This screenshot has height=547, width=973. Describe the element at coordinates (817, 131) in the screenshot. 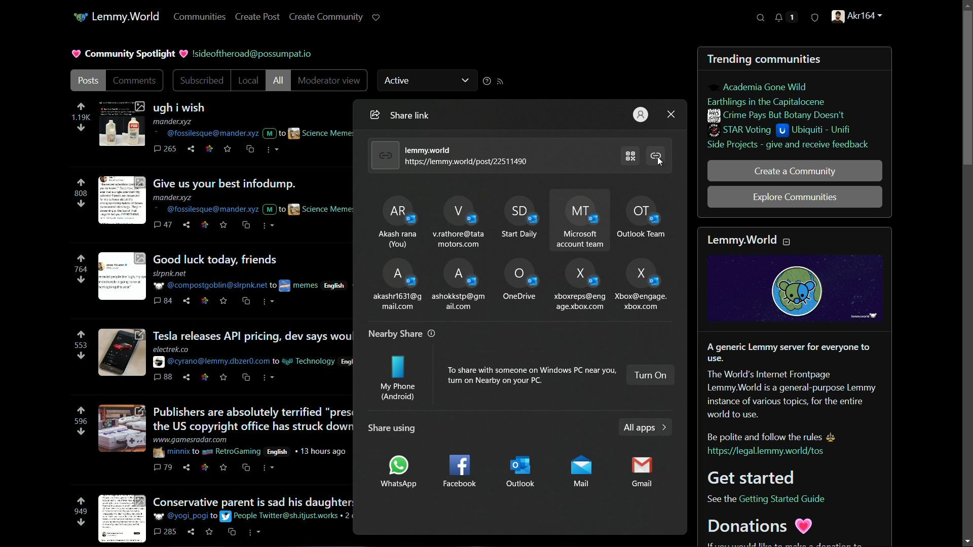

I see `ubiquiti - unifi` at that location.